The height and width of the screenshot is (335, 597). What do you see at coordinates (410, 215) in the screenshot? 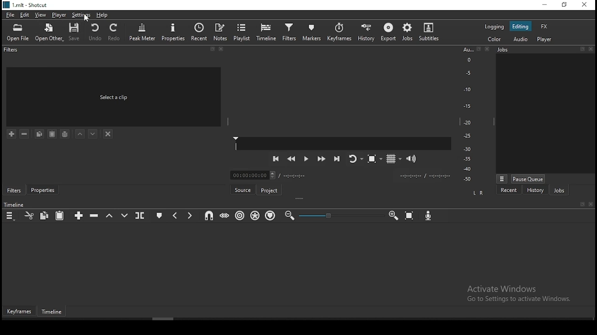
I see `zoom timeline to fit` at bounding box center [410, 215].